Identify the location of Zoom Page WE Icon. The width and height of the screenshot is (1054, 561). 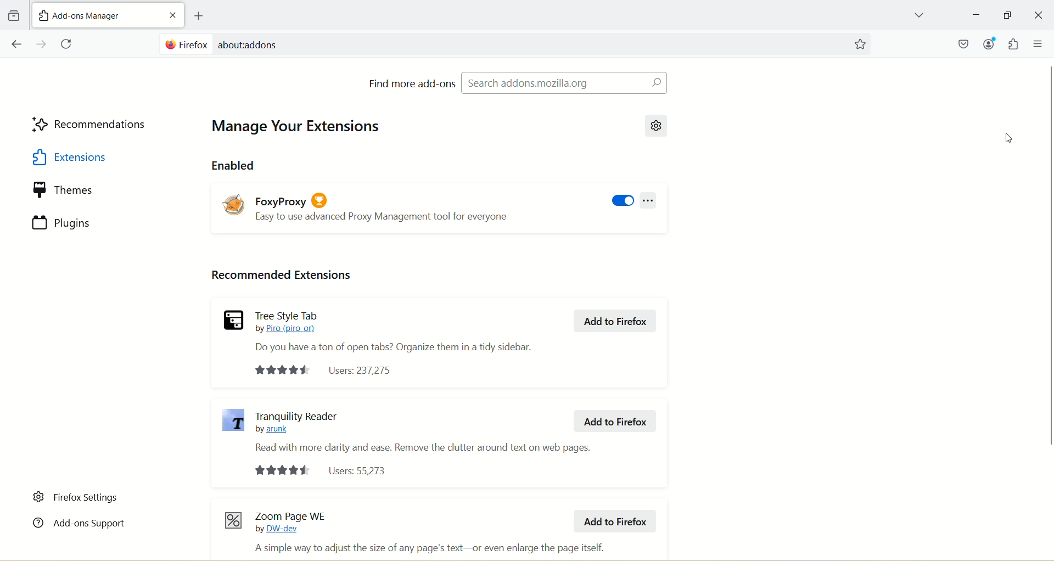
(233, 520).